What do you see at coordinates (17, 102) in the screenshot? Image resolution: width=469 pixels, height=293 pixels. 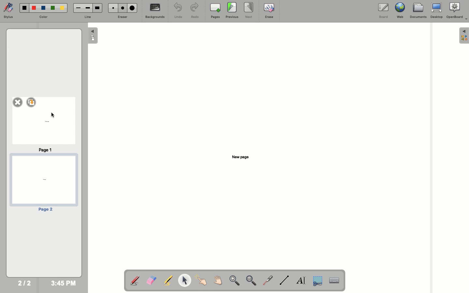 I see `Delete page` at bounding box center [17, 102].